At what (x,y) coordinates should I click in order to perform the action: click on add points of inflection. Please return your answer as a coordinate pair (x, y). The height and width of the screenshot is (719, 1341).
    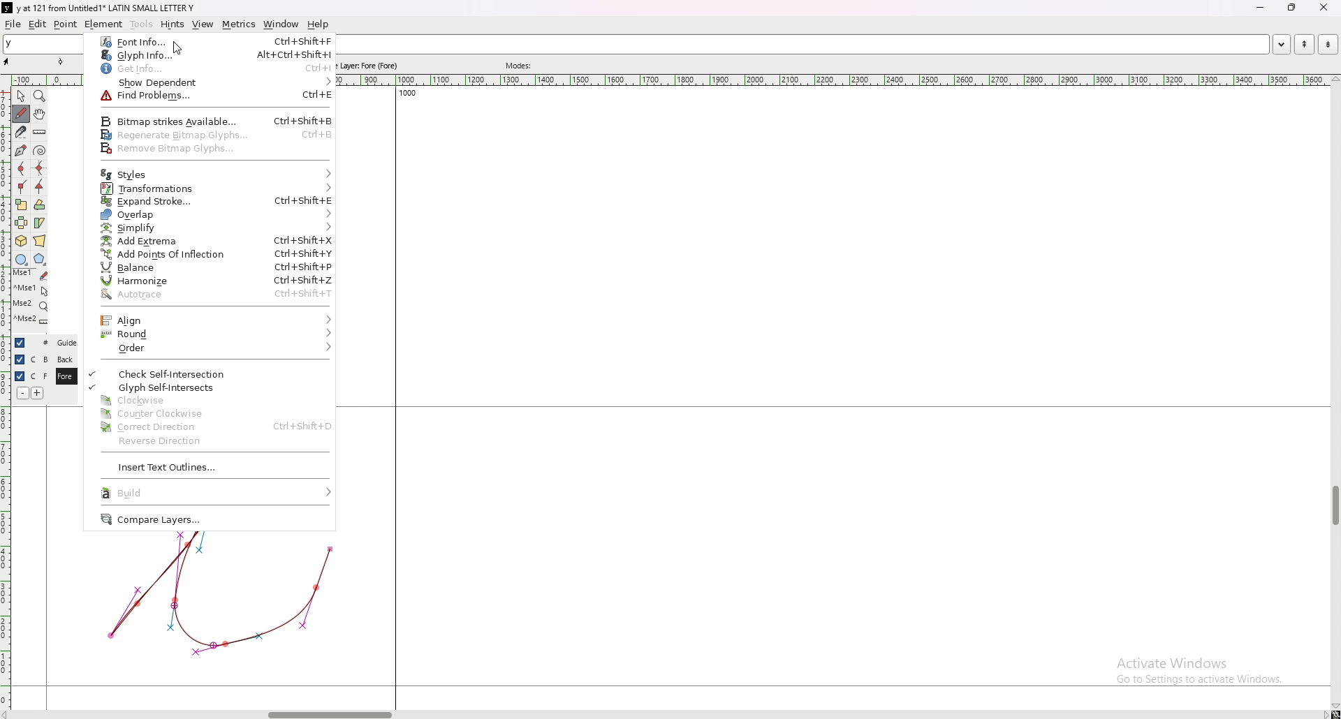
    Looking at the image, I should click on (211, 253).